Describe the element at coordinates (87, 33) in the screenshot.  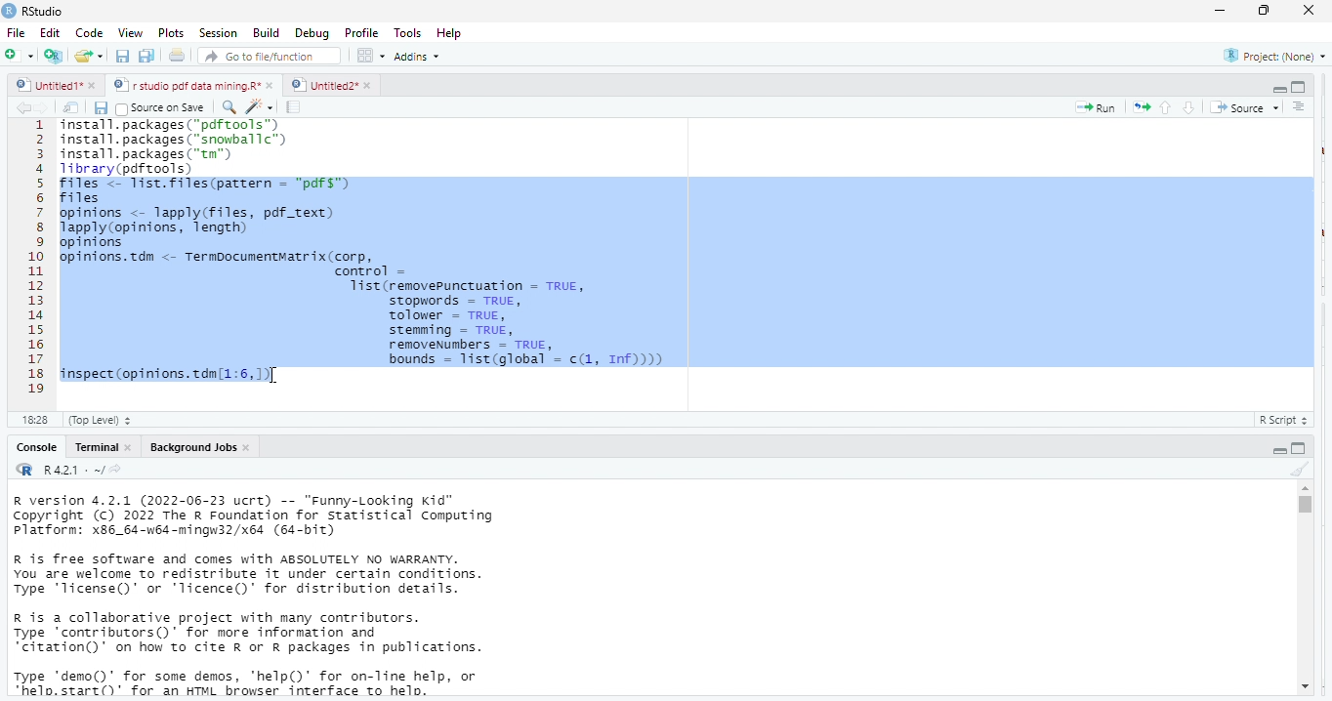
I see `code` at that location.